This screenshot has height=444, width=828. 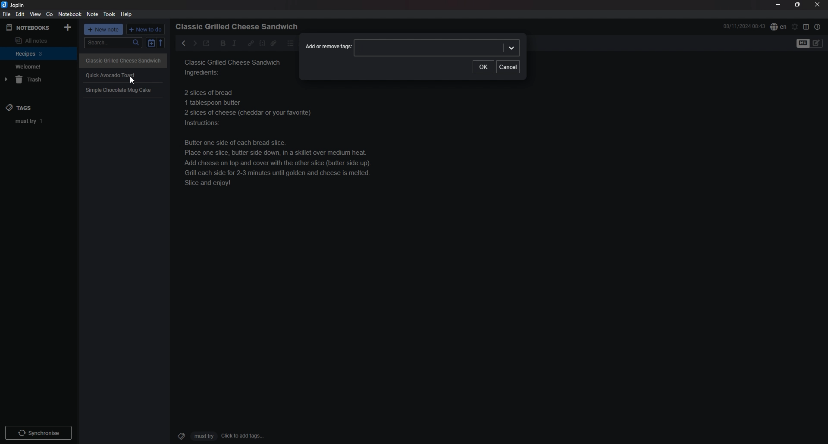 What do you see at coordinates (251, 43) in the screenshot?
I see `hyperlink` at bounding box center [251, 43].